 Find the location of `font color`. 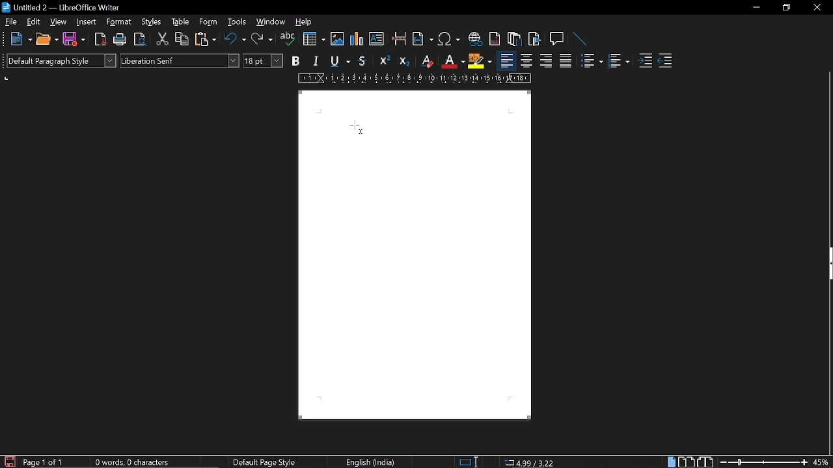

font color is located at coordinates (454, 62).